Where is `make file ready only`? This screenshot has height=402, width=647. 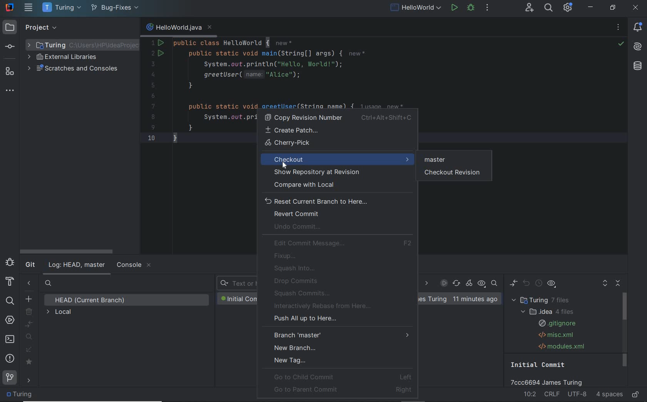
make file ready only is located at coordinates (636, 395).